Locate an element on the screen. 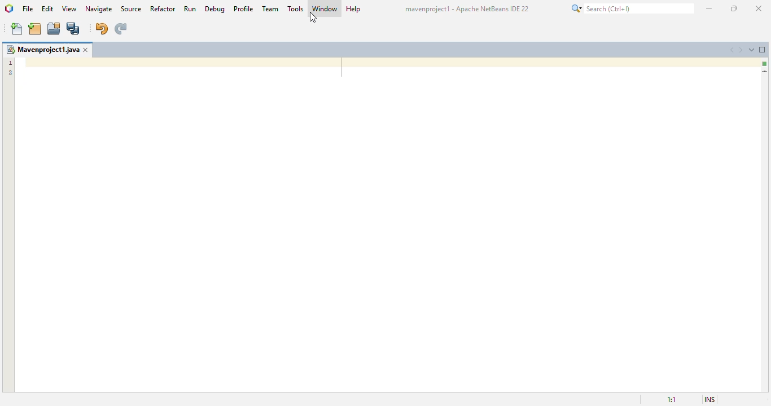  open project is located at coordinates (54, 28).